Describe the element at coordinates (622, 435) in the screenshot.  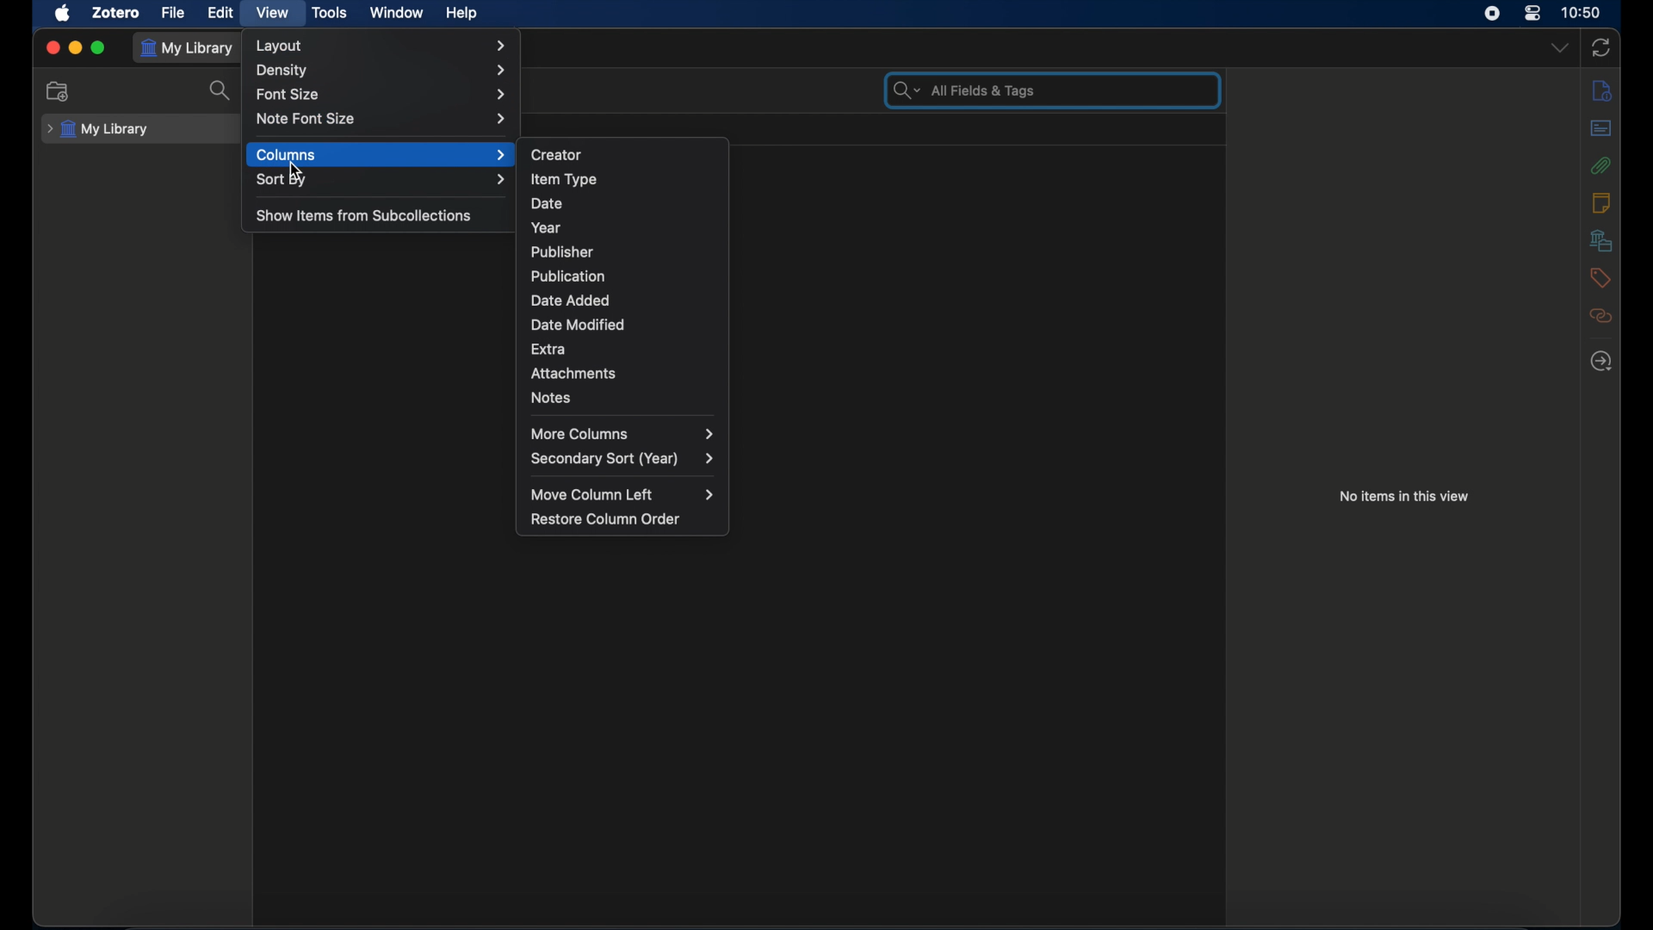
I see `more columns` at that location.